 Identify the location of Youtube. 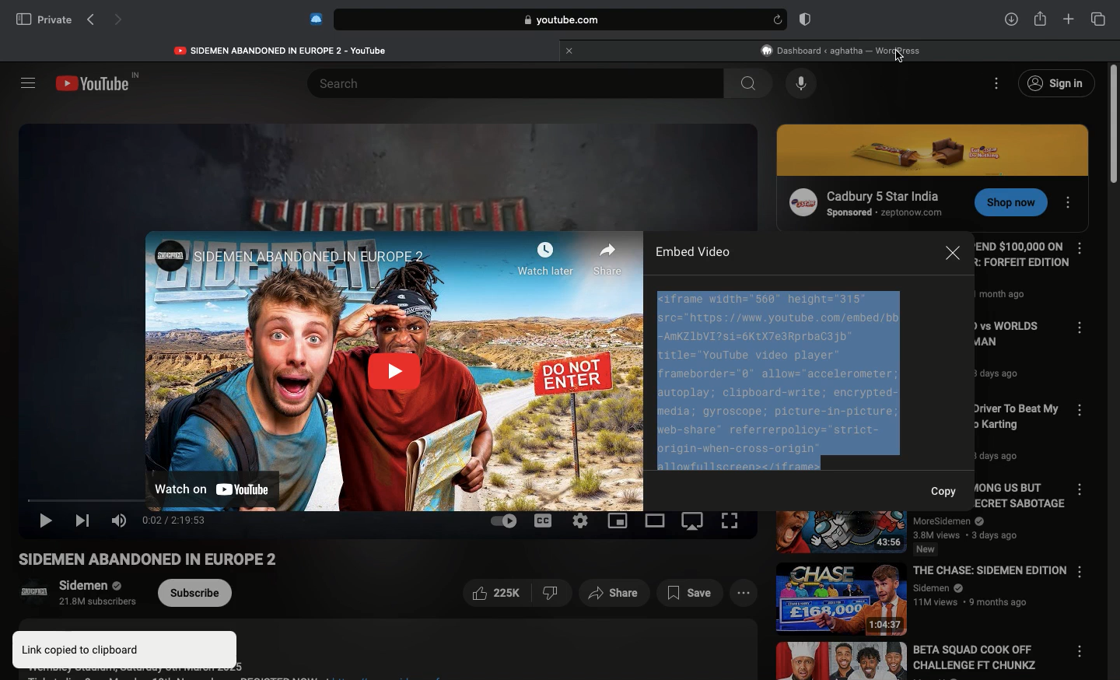
(100, 83).